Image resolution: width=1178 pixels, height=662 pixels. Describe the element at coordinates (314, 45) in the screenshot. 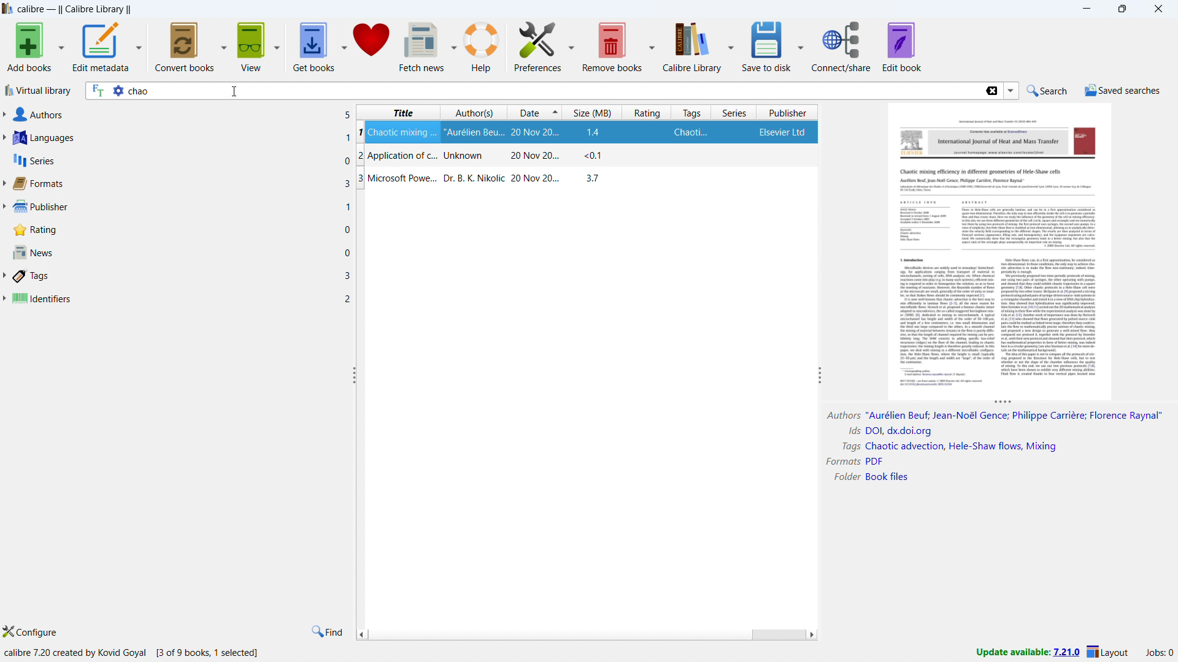

I see `get books` at that location.